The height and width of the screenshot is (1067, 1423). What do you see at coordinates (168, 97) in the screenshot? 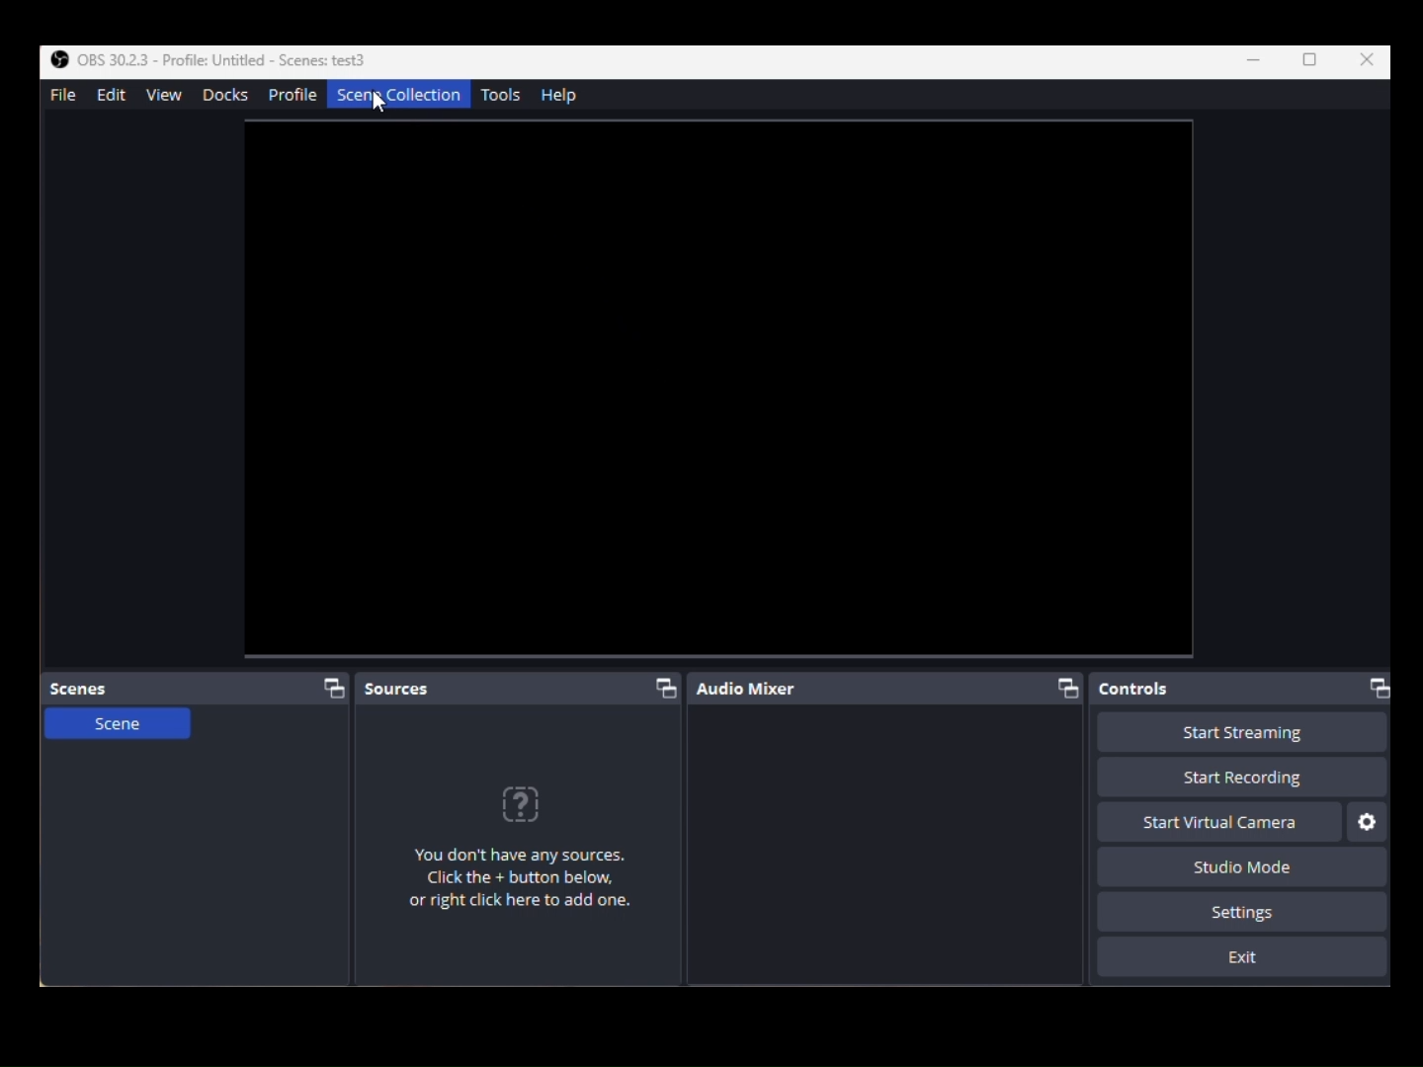
I see `View` at bounding box center [168, 97].